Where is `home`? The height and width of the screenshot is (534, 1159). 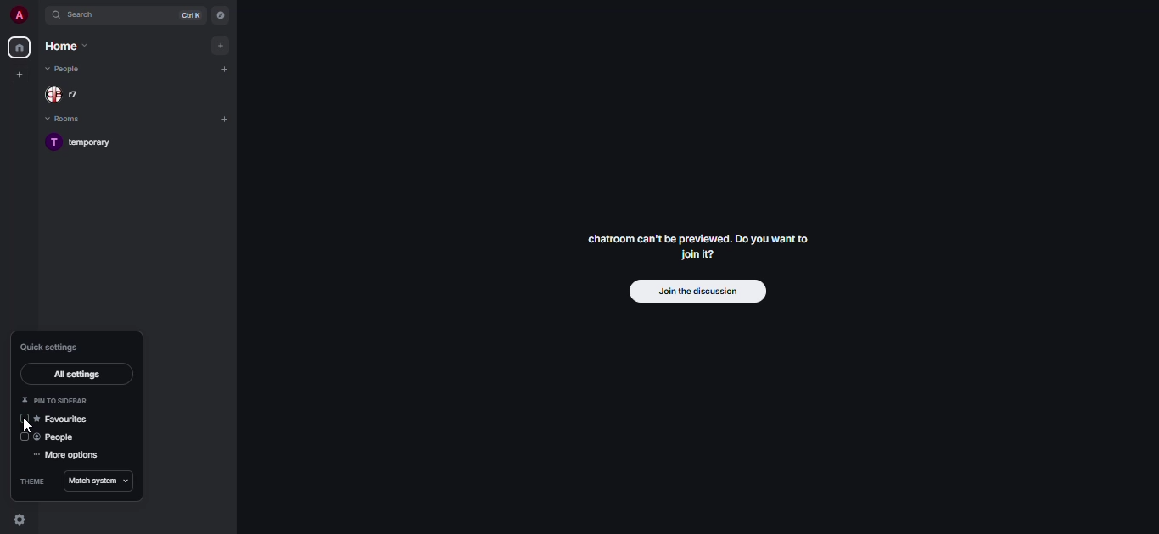
home is located at coordinates (19, 47).